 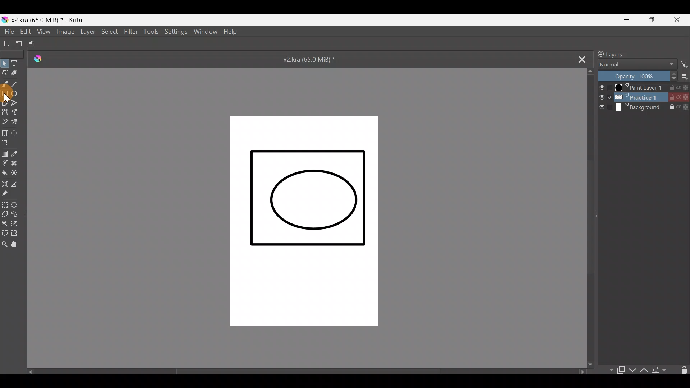 I want to click on Select shapes tool, so click(x=4, y=63).